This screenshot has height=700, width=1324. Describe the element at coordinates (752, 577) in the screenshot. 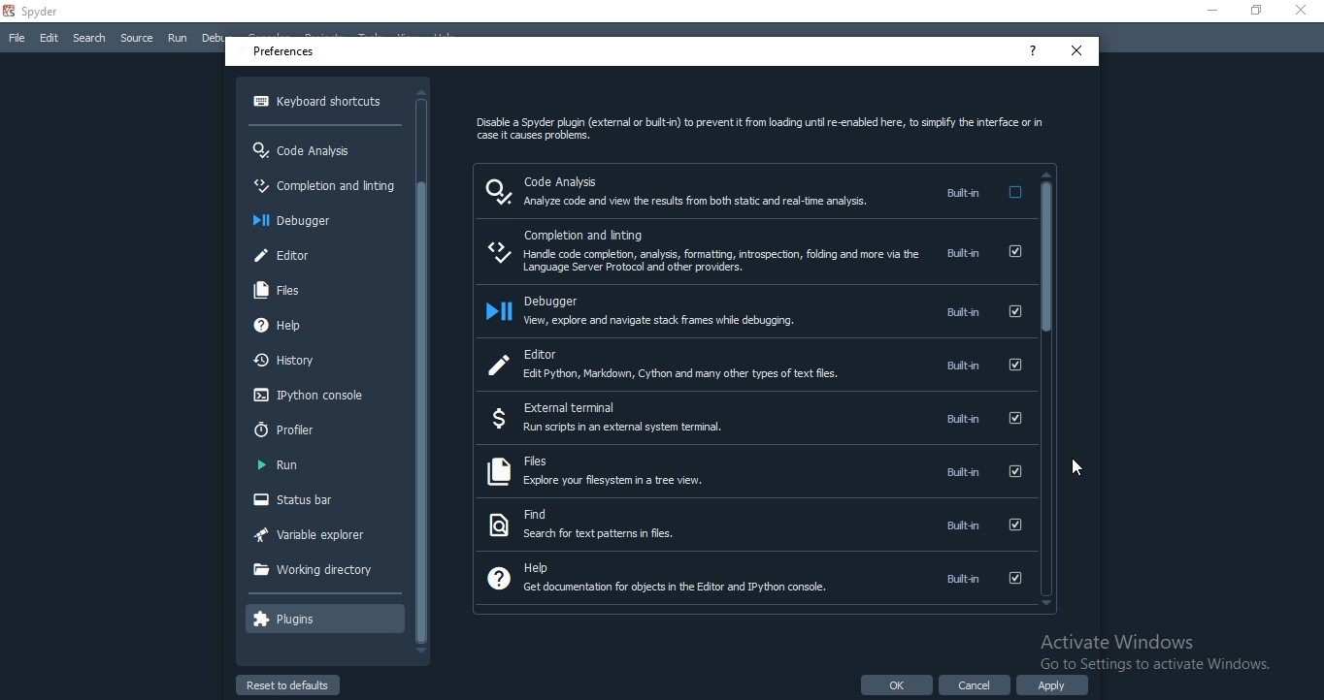

I see `help` at that location.